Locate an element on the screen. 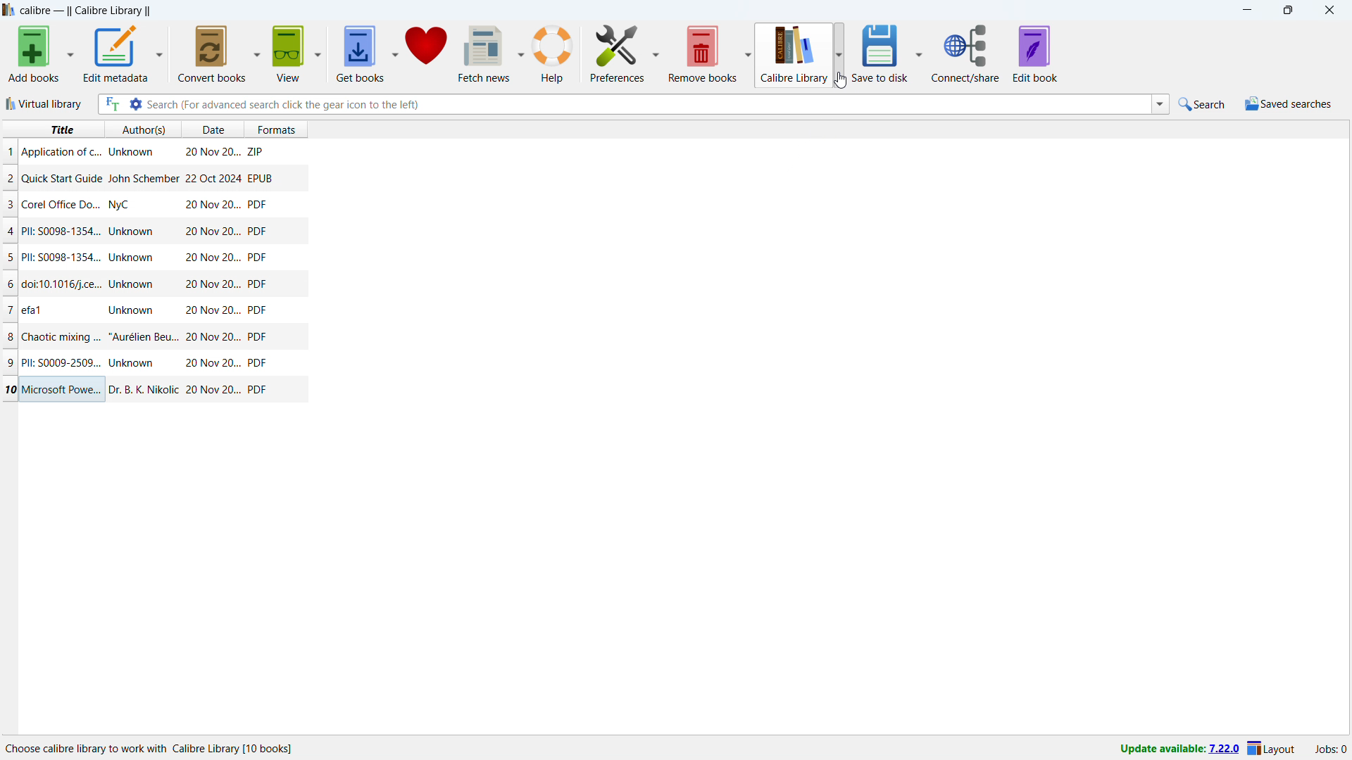 This screenshot has height=760, width=1352. get books options is located at coordinates (395, 53).